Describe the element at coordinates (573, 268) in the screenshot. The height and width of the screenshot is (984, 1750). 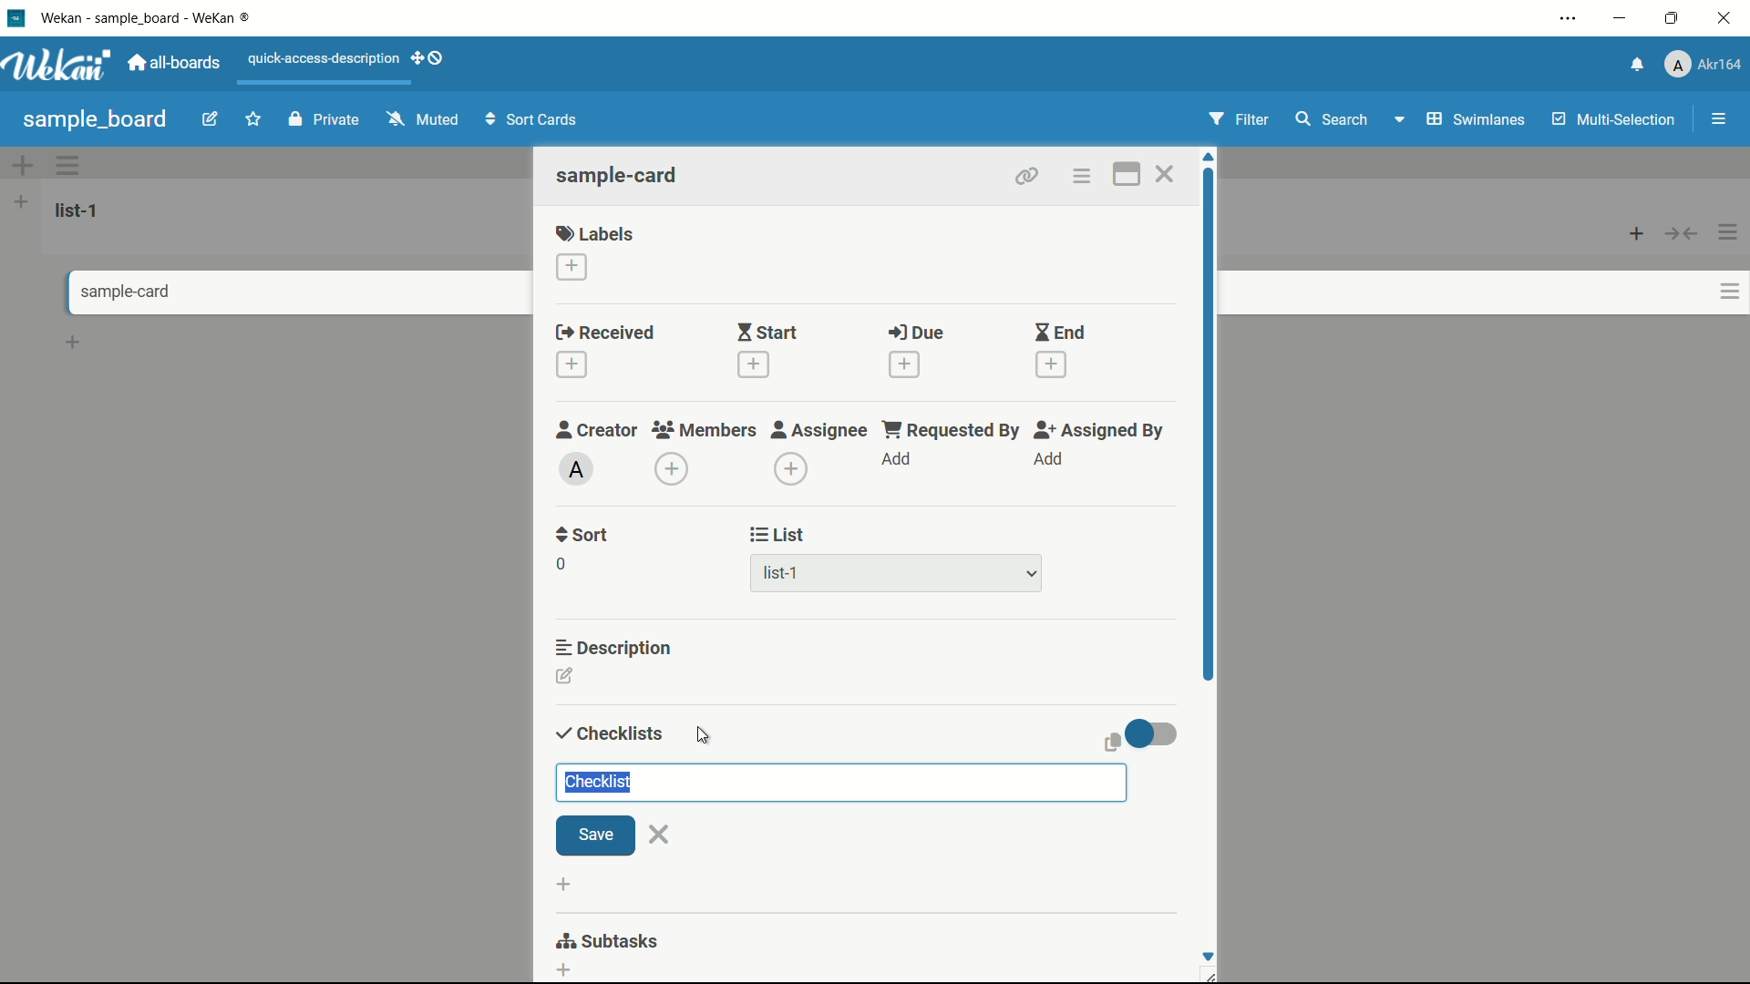
I see `add label` at that location.